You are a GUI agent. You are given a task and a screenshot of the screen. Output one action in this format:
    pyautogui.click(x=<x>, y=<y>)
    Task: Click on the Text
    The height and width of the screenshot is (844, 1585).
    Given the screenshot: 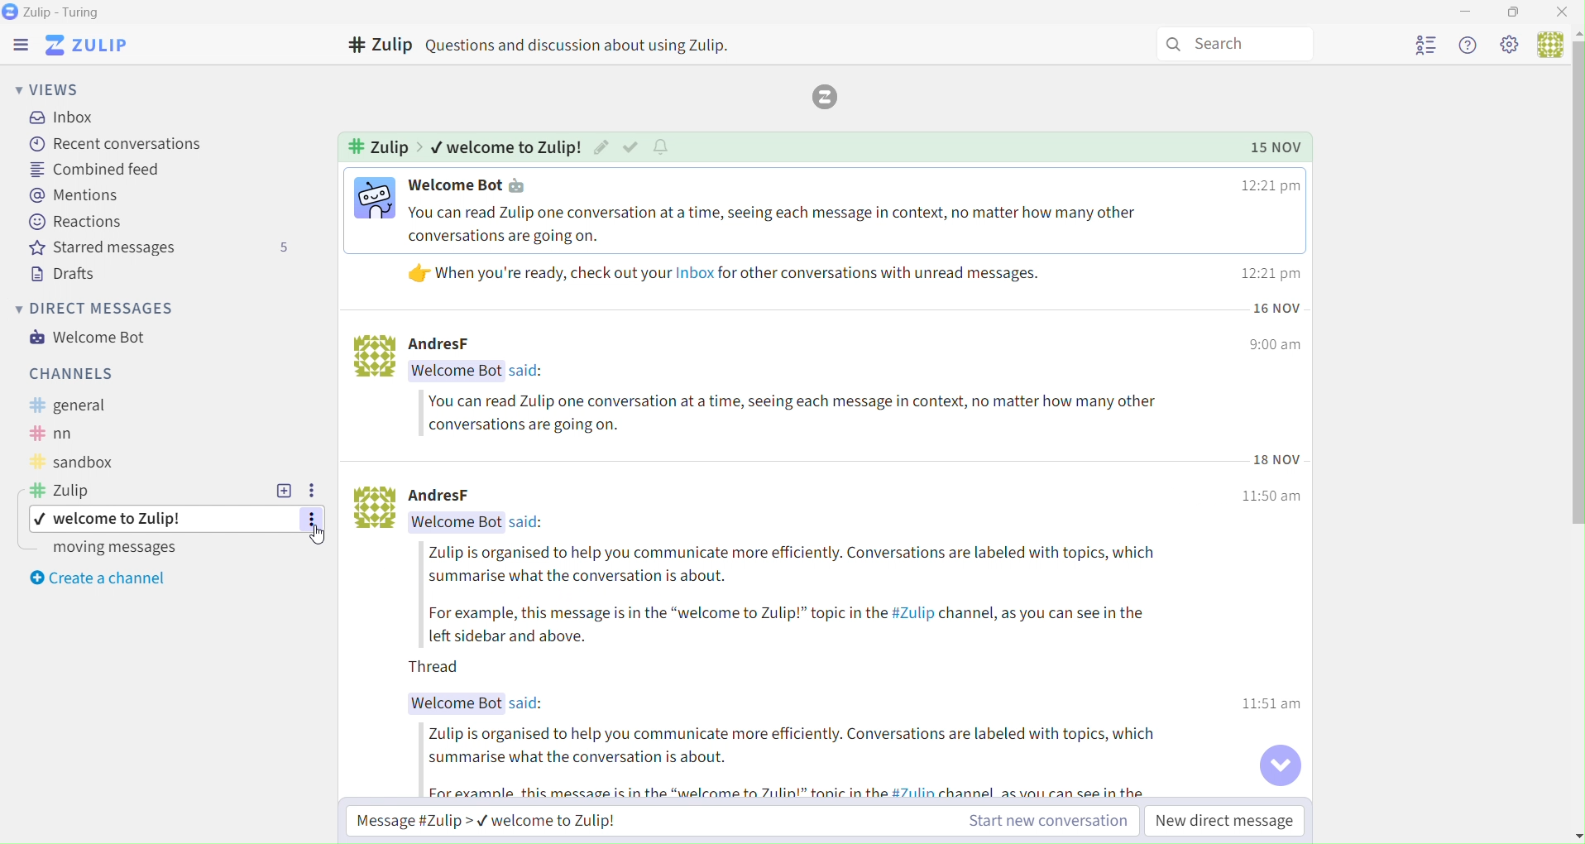 What is the action you would take?
    pyautogui.click(x=457, y=372)
    